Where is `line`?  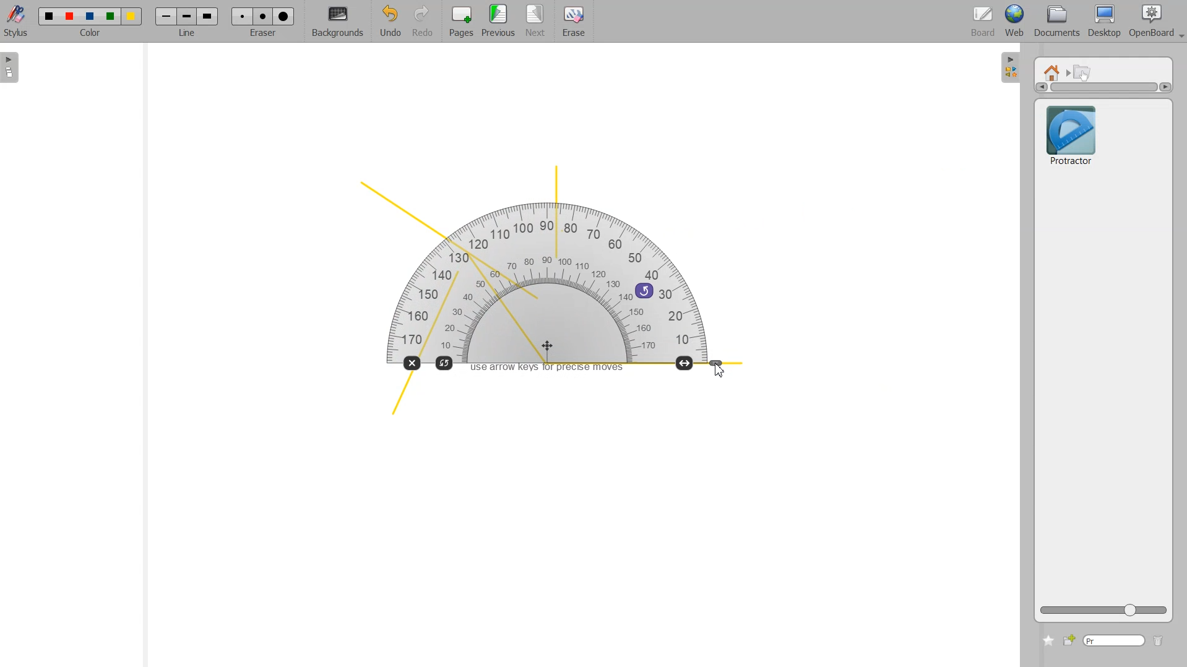 line is located at coordinates (189, 35).